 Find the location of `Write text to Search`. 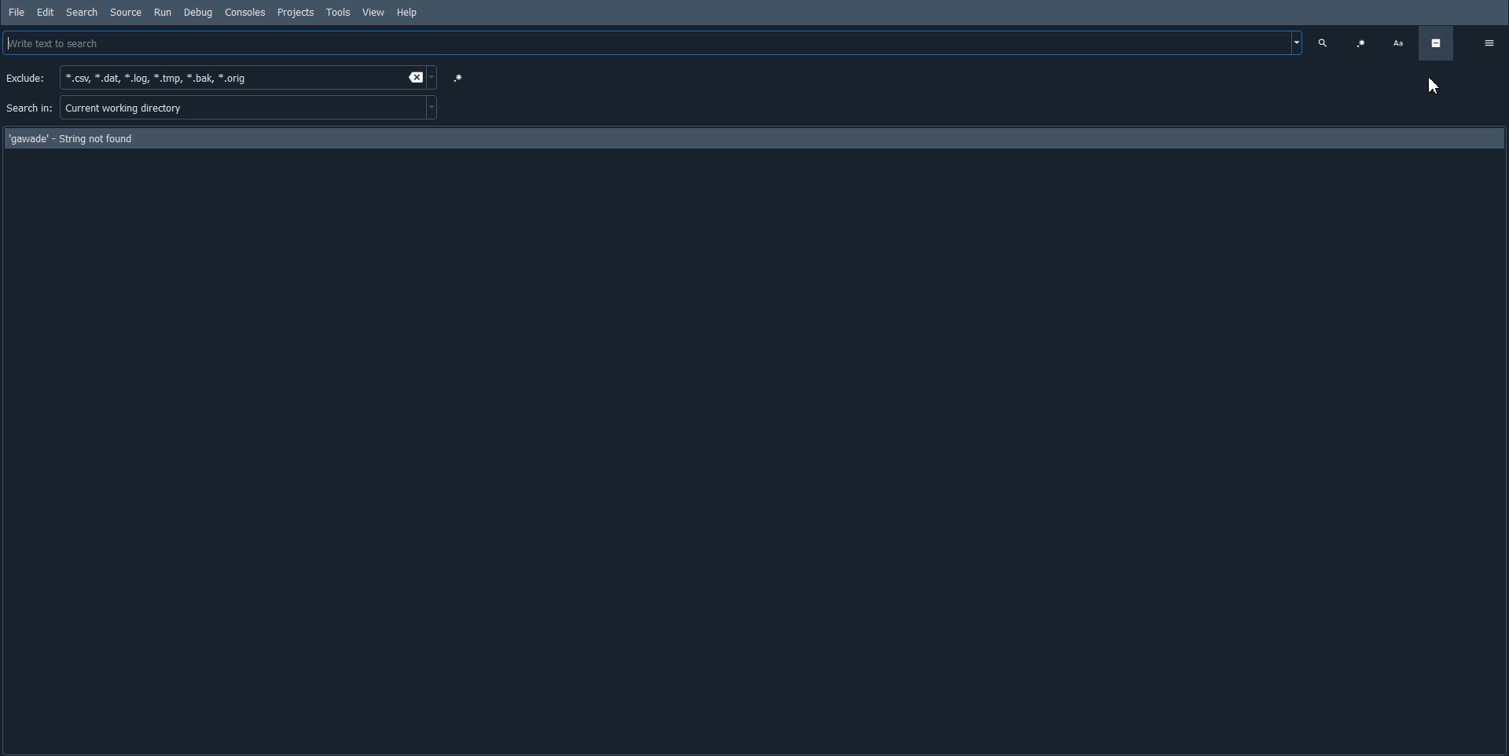

Write text to Search is located at coordinates (655, 42).